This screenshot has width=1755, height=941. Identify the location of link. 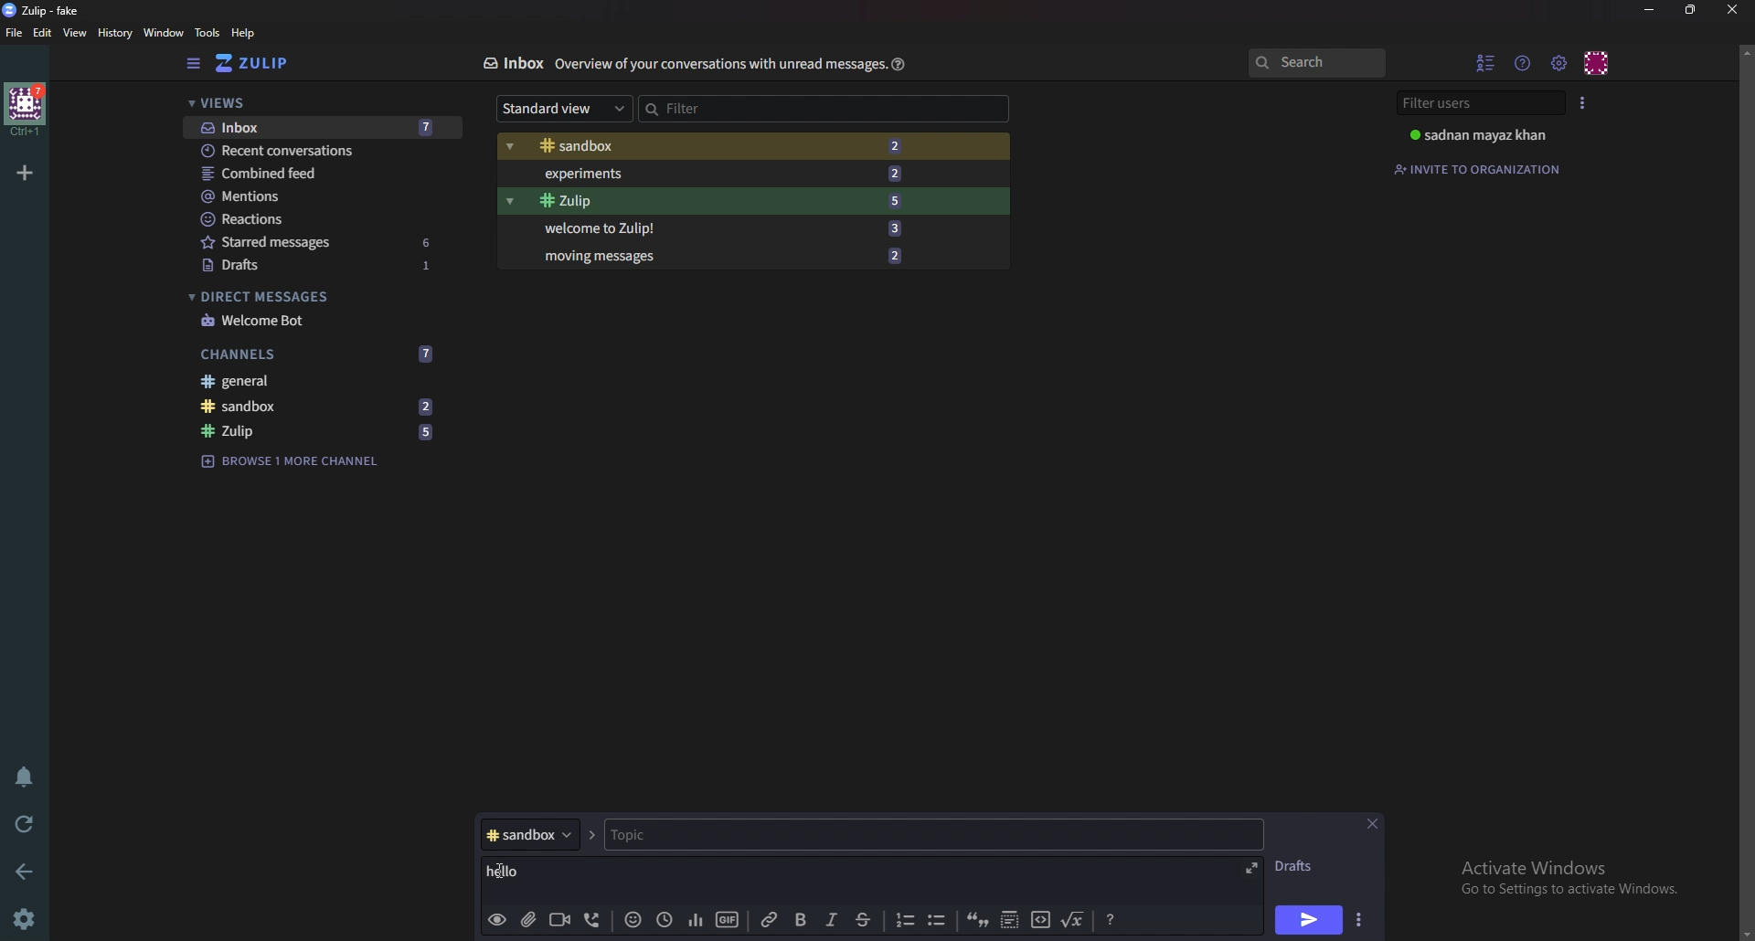
(770, 921).